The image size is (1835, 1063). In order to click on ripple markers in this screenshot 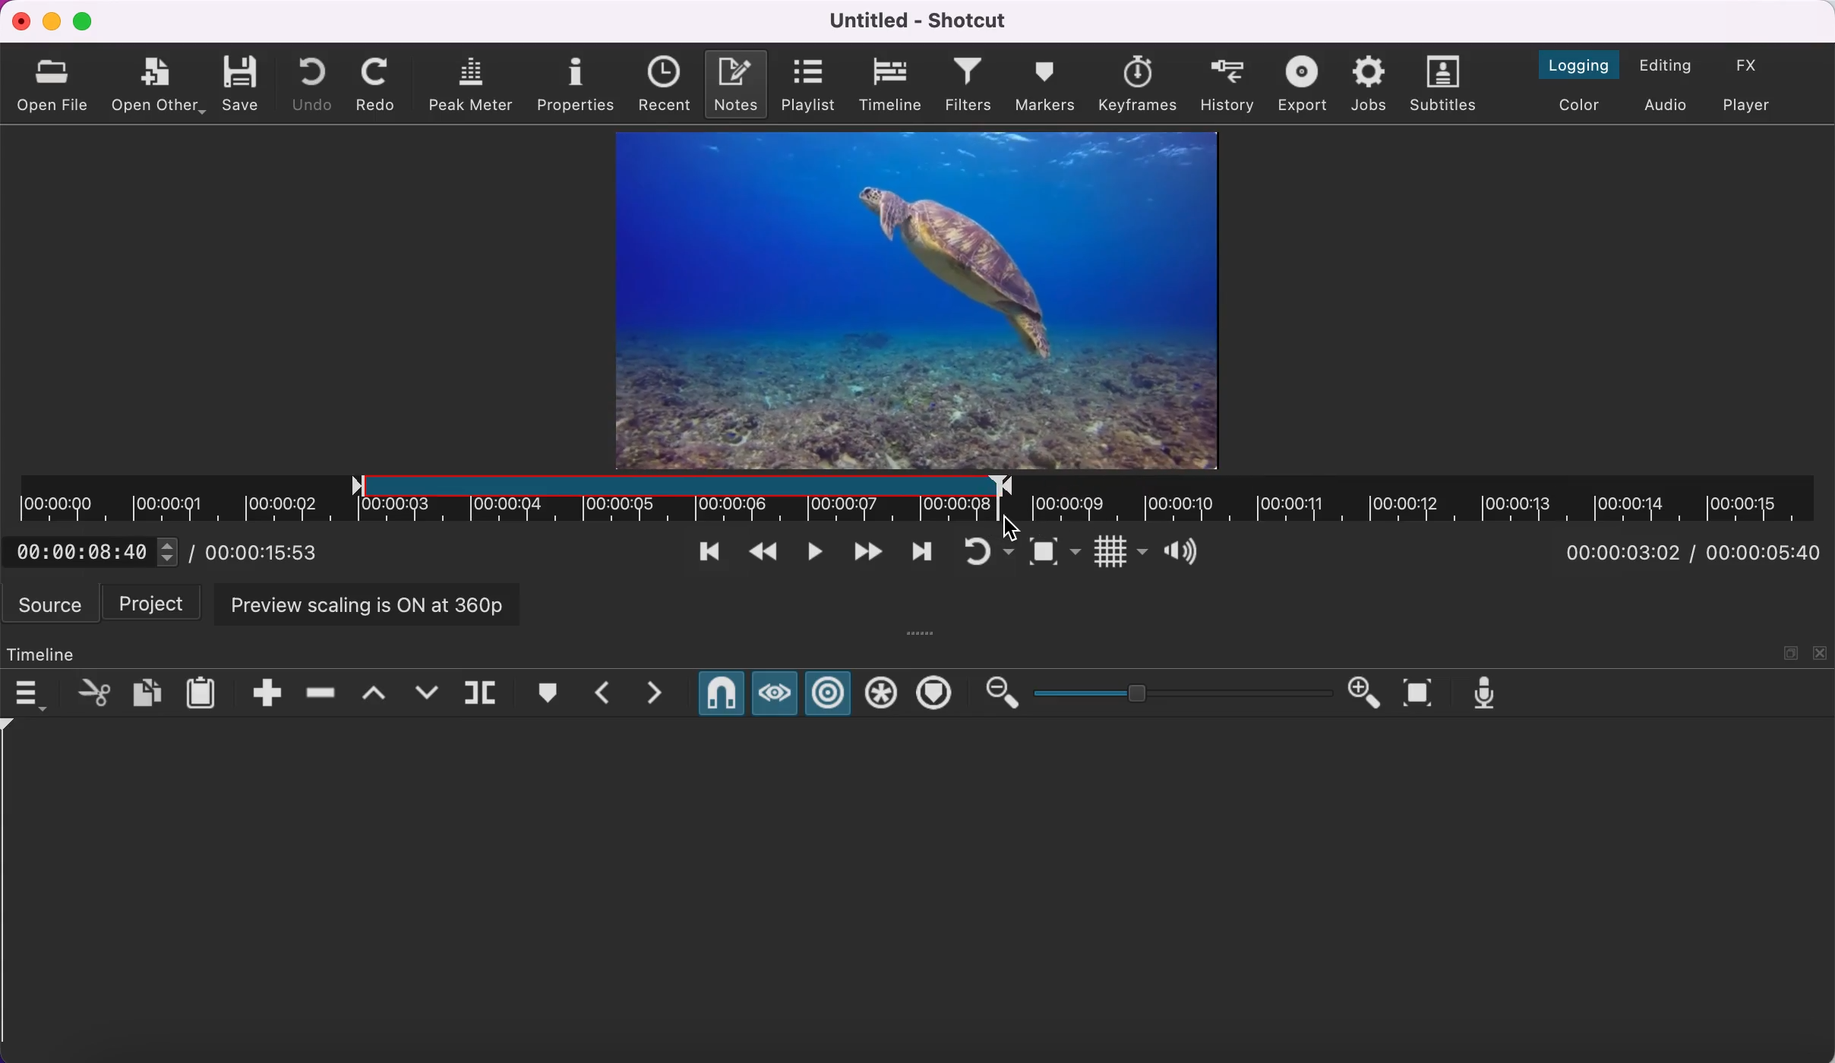, I will do `click(935, 694)`.